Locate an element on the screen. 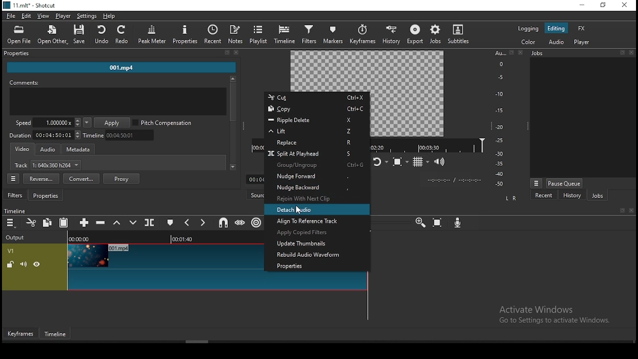 The image size is (638, 359). jobs is located at coordinates (583, 53).